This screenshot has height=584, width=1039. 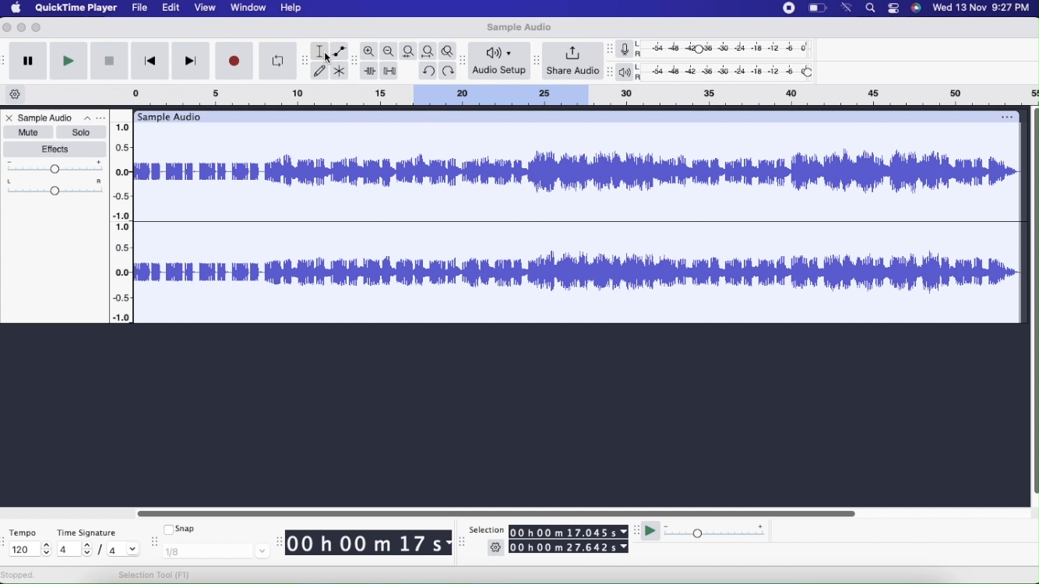 What do you see at coordinates (717, 533) in the screenshot?
I see `Playback speed` at bounding box center [717, 533].